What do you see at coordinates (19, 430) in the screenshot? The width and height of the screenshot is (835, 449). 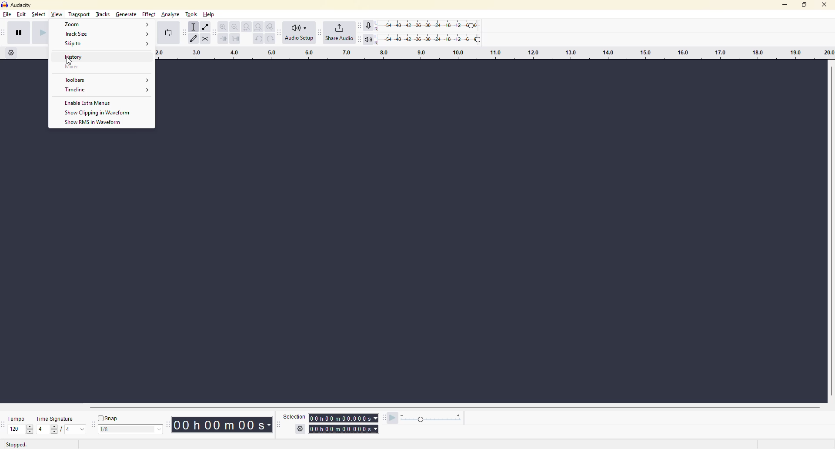 I see `value` at bounding box center [19, 430].